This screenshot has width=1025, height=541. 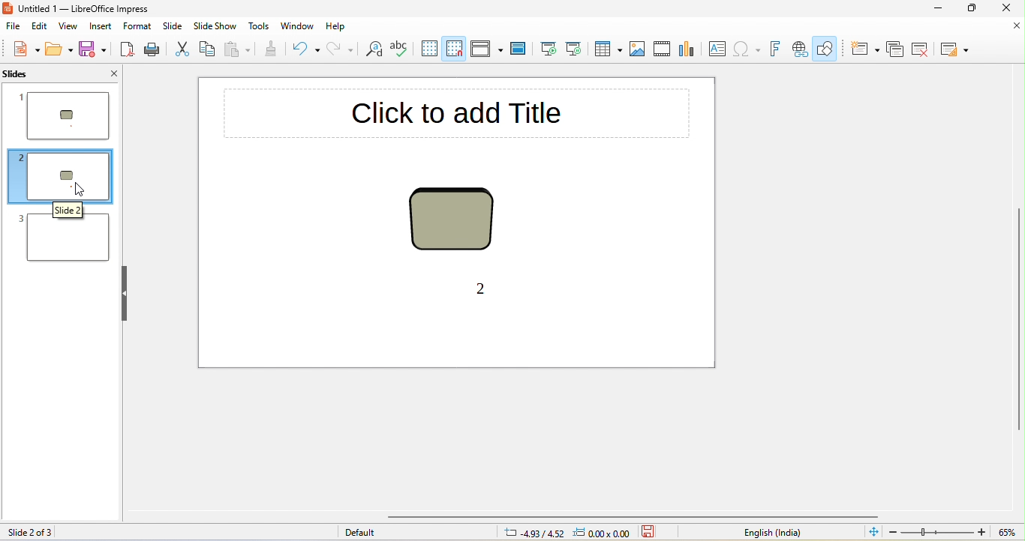 I want to click on display grid, so click(x=428, y=49).